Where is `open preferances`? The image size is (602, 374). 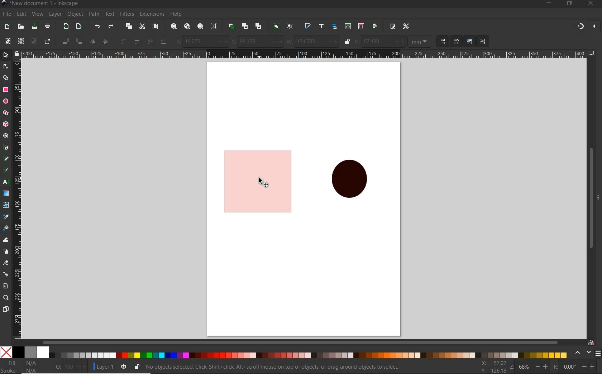
open preferances is located at coordinates (406, 27).